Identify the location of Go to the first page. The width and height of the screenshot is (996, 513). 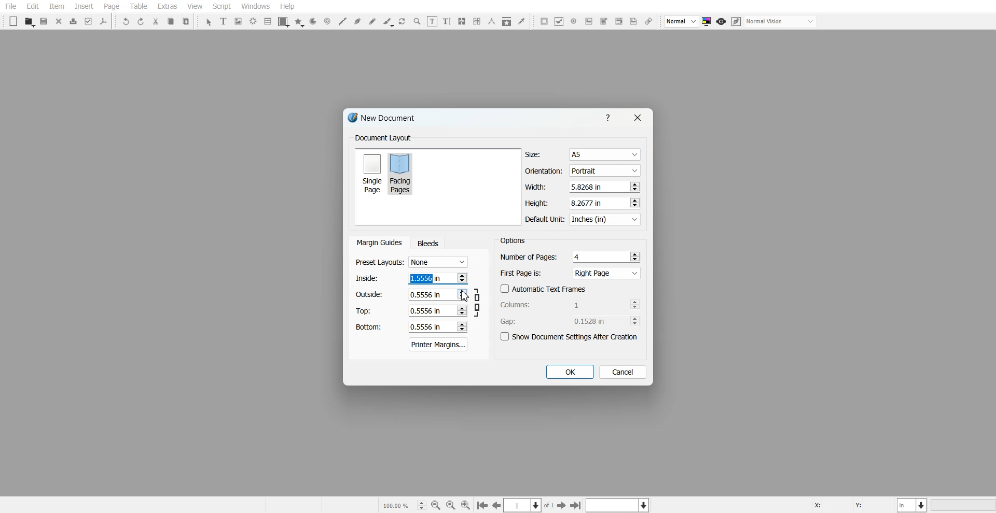
(482, 506).